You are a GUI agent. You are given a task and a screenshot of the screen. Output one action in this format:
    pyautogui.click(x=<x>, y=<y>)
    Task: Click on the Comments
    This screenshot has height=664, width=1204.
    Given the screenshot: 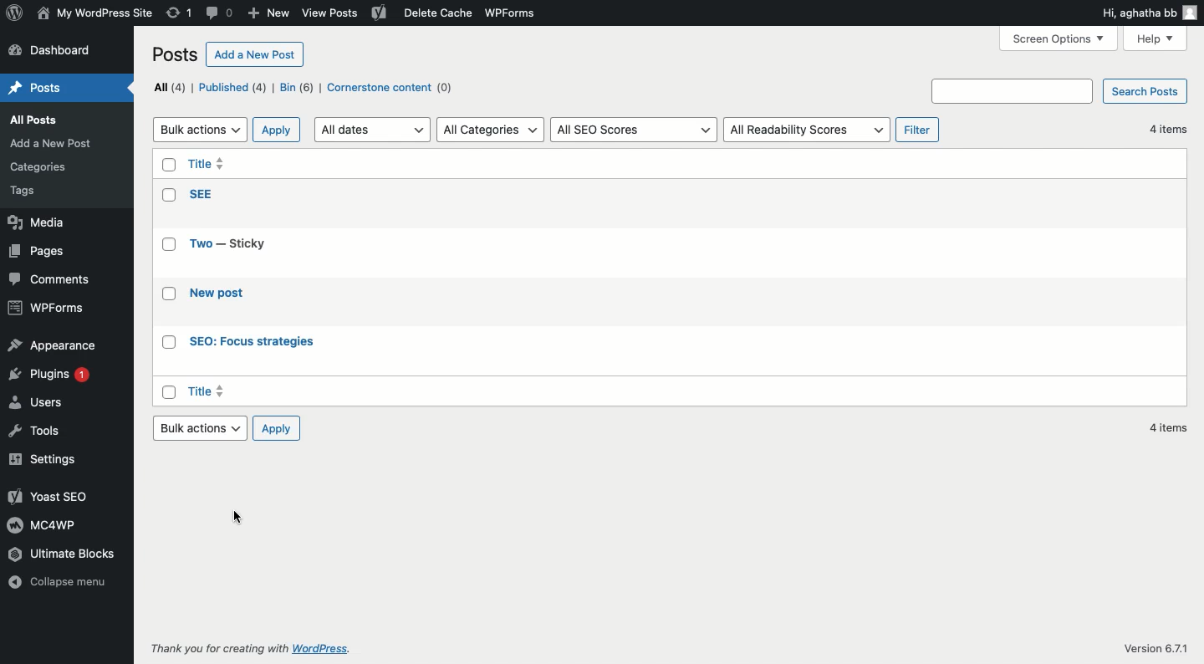 What is the action you would take?
    pyautogui.click(x=53, y=279)
    